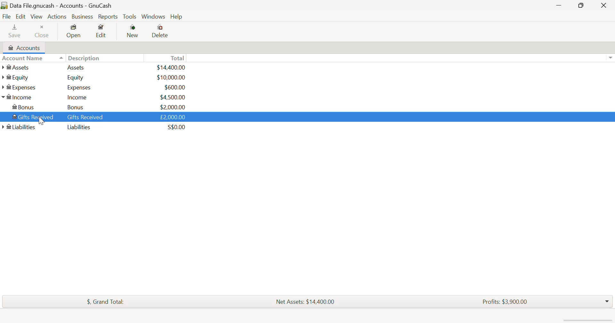 This screenshot has width=615, height=323. Describe the element at coordinates (130, 16) in the screenshot. I see `Tools` at that location.